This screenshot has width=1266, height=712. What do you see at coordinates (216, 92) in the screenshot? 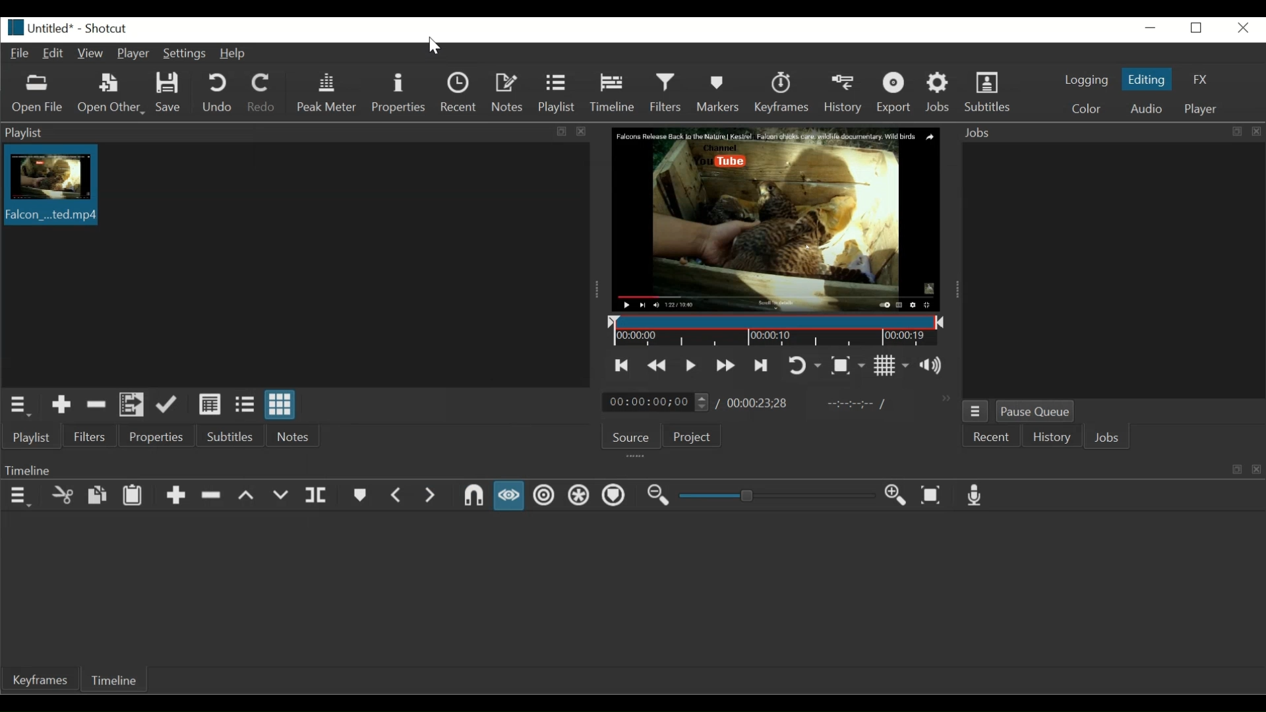
I see `Undo` at bounding box center [216, 92].